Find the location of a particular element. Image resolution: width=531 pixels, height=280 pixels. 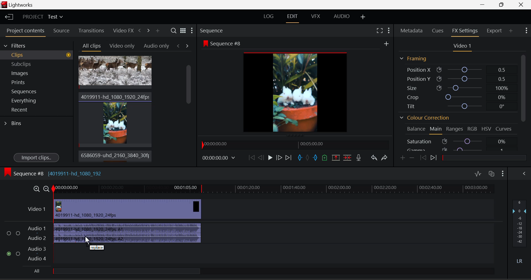

6586059-uhd_2160_3849_30fp is located at coordinates (114, 155).